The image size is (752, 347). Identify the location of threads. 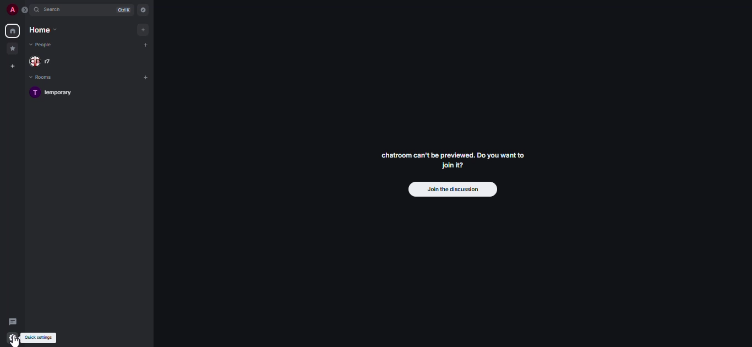
(13, 322).